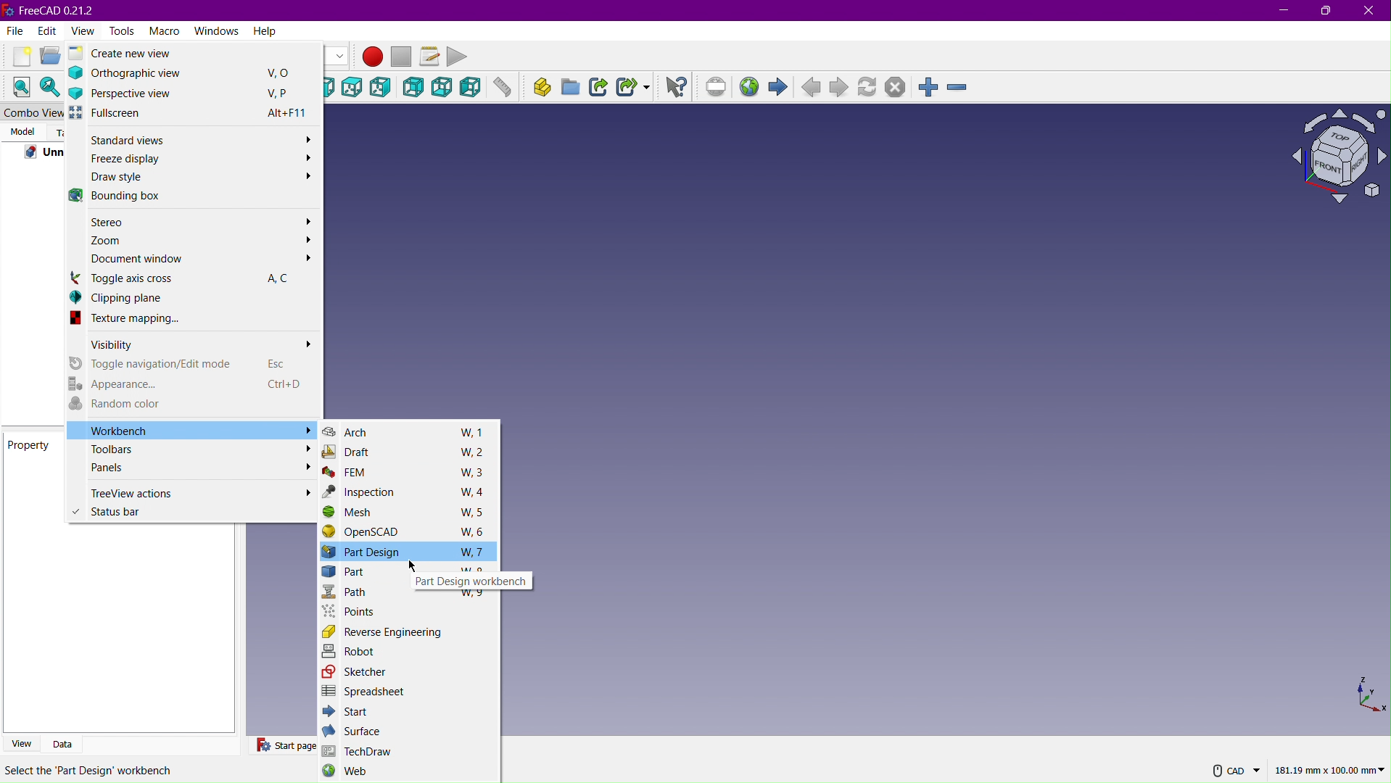 This screenshot has height=783, width=1391. I want to click on Select the 'part design' workbench, so click(88, 769).